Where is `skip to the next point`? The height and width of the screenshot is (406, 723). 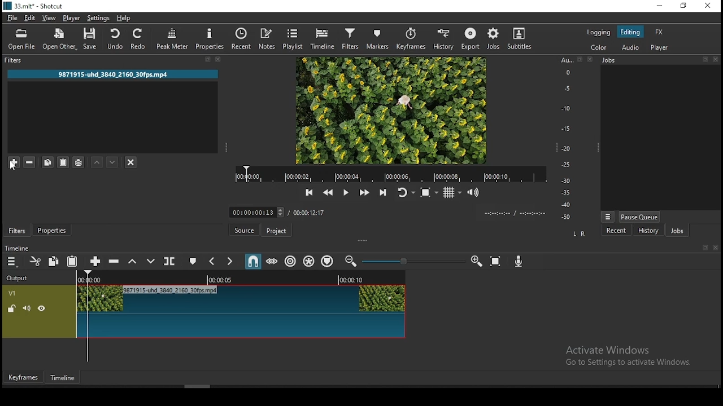 skip to the next point is located at coordinates (382, 192).